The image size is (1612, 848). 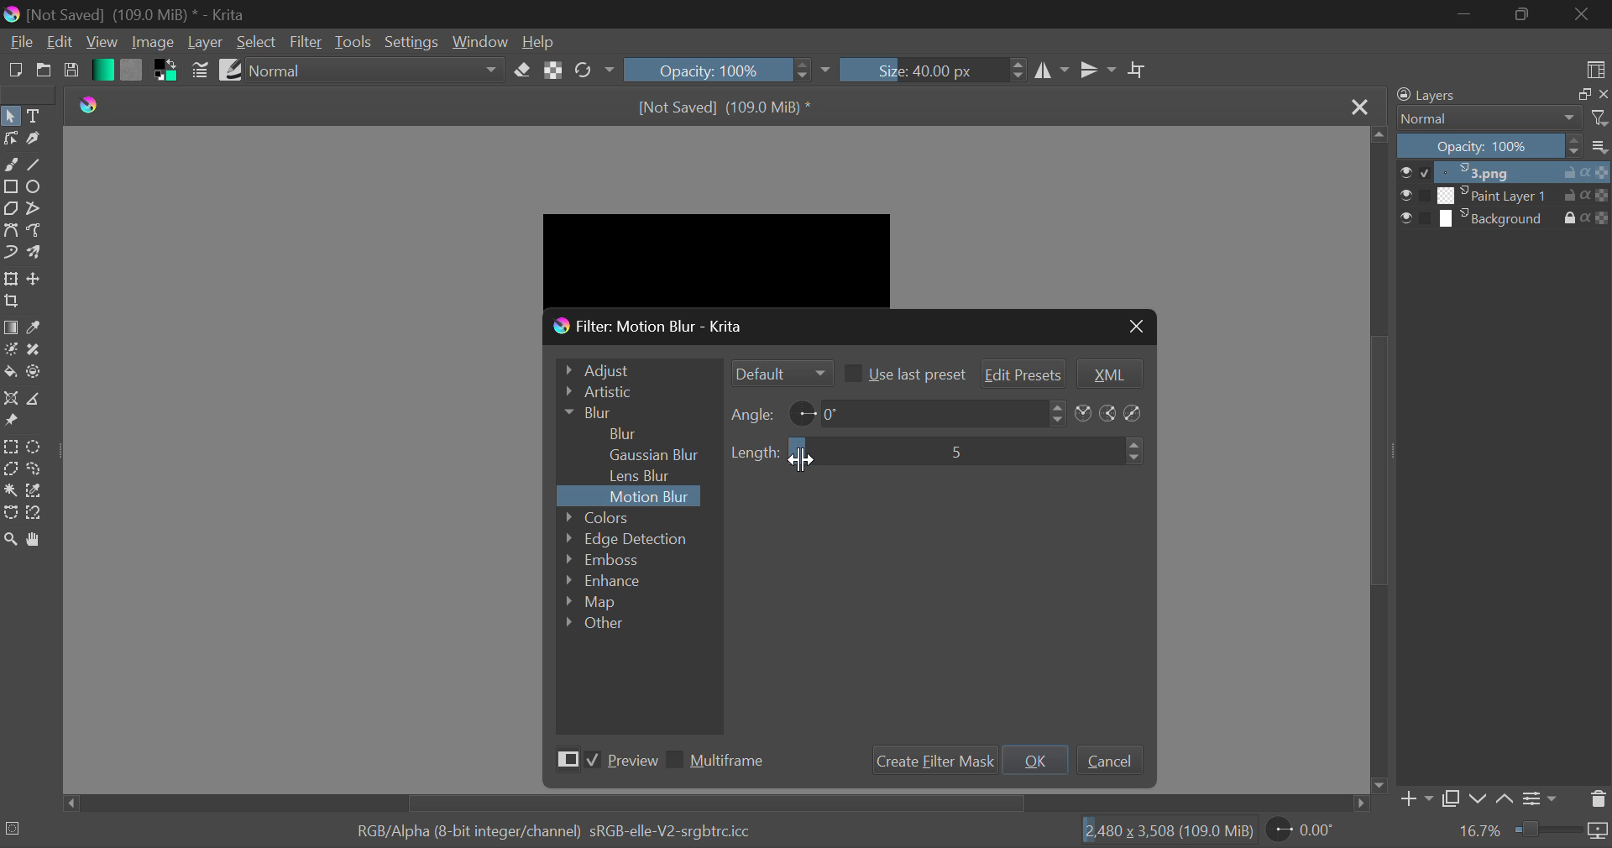 I want to click on increase or decrease Brush Size, so click(x=1018, y=72).